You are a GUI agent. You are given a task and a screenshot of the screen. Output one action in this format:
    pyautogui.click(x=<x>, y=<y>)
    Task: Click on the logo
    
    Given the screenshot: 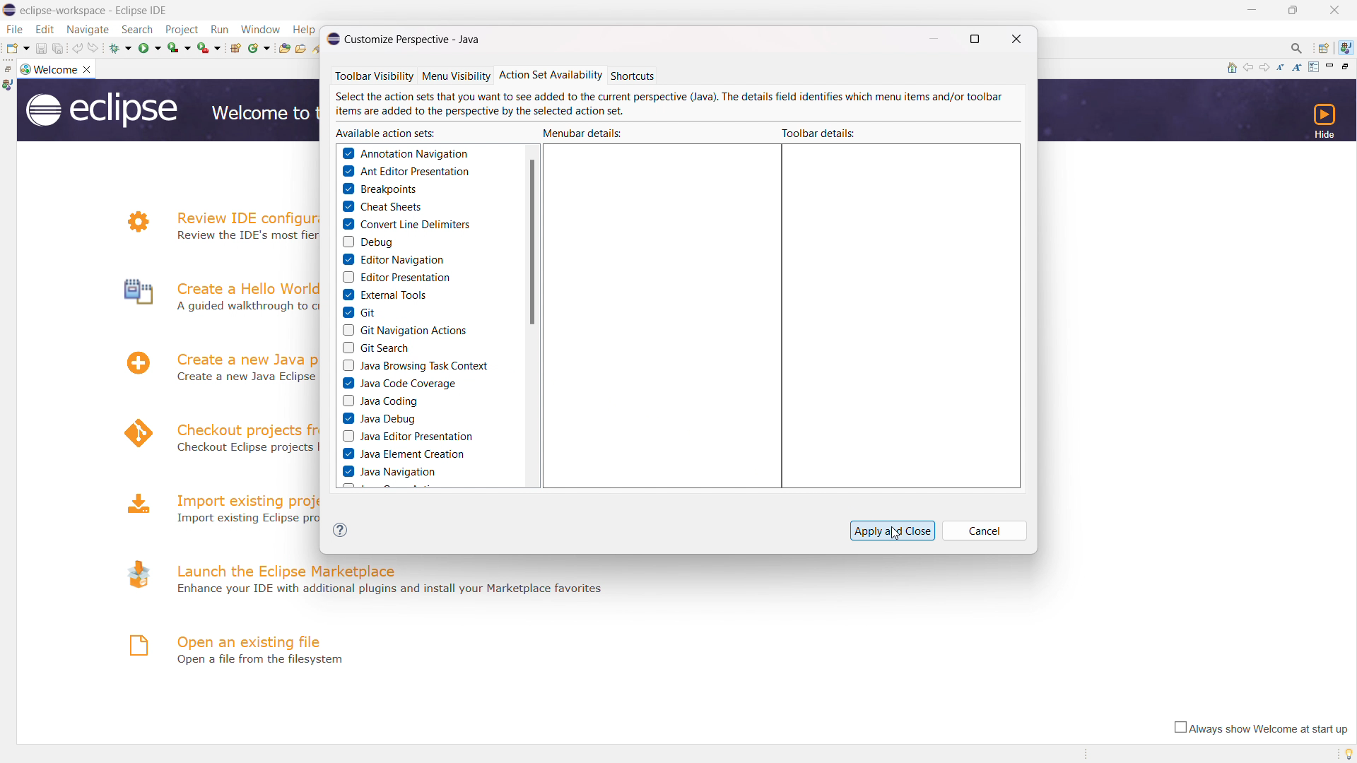 What is the action you would take?
    pyautogui.click(x=134, y=645)
    